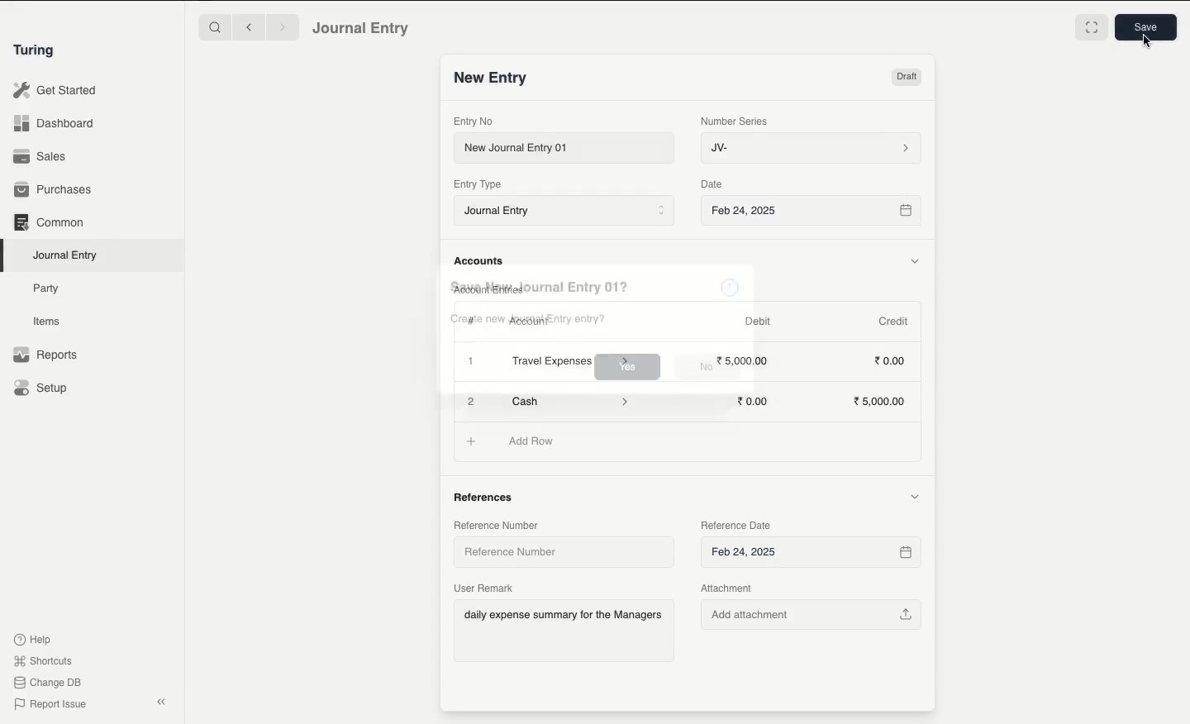 The image size is (1190, 724). What do you see at coordinates (33, 640) in the screenshot?
I see `Help` at bounding box center [33, 640].